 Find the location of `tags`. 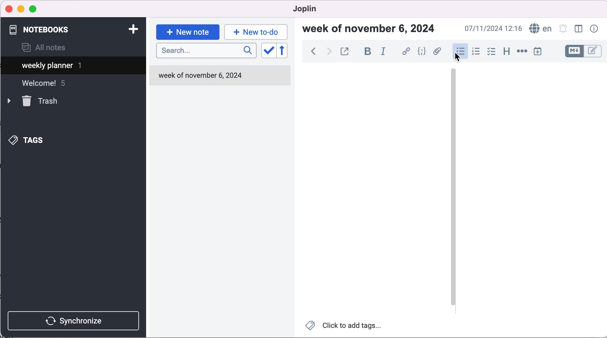

tags is located at coordinates (36, 139).